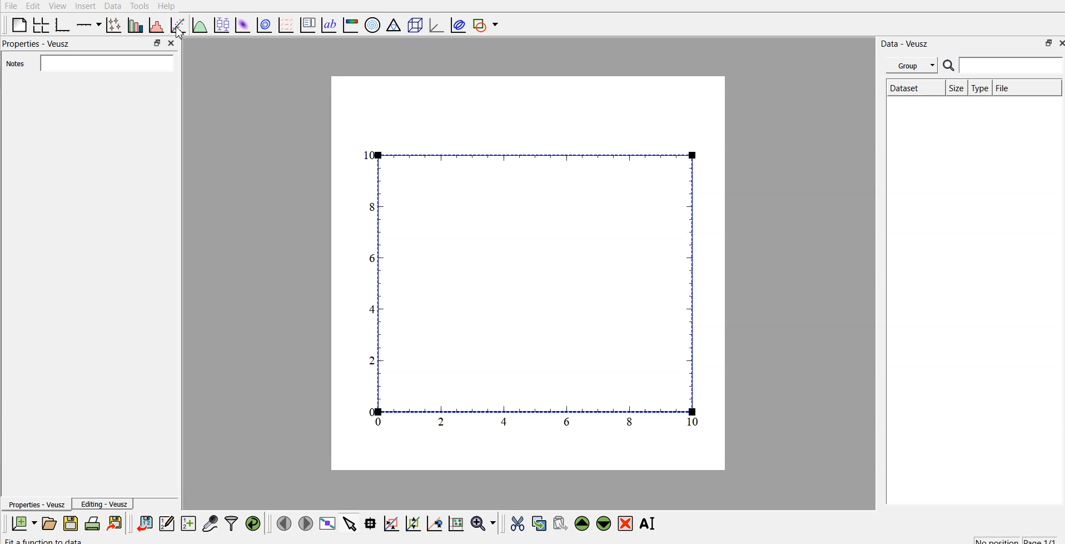  I want to click on open a new document, so click(49, 525).